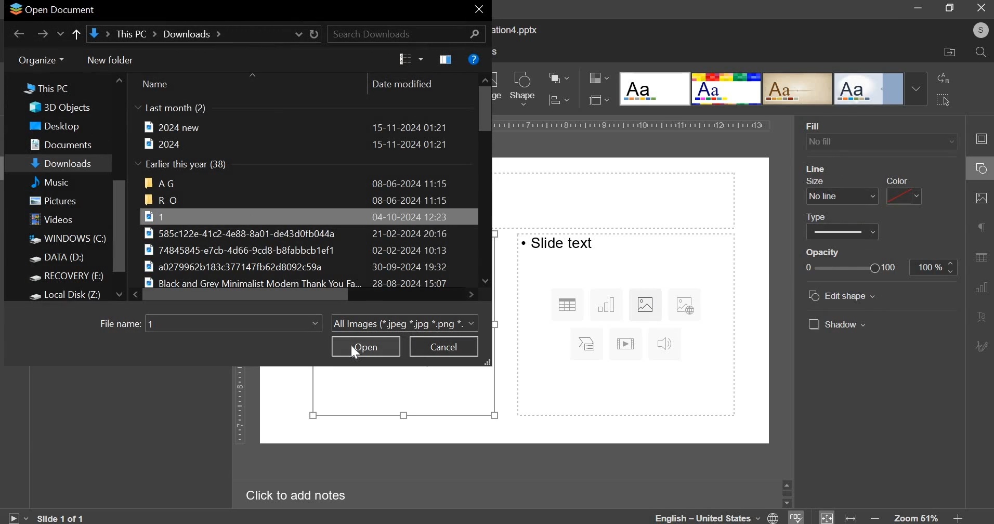 This screenshot has height=524, width=994. Describe the element at coordinates (61, 35) in the screenshot. I see `recent locations` at that location.